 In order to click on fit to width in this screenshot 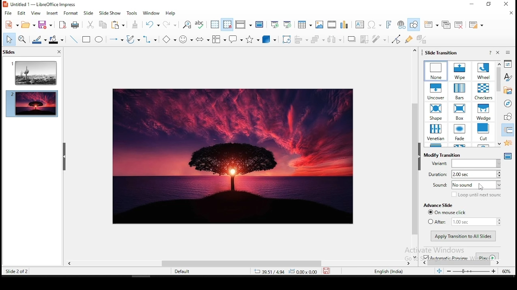, I will do `click(439, 272)`.